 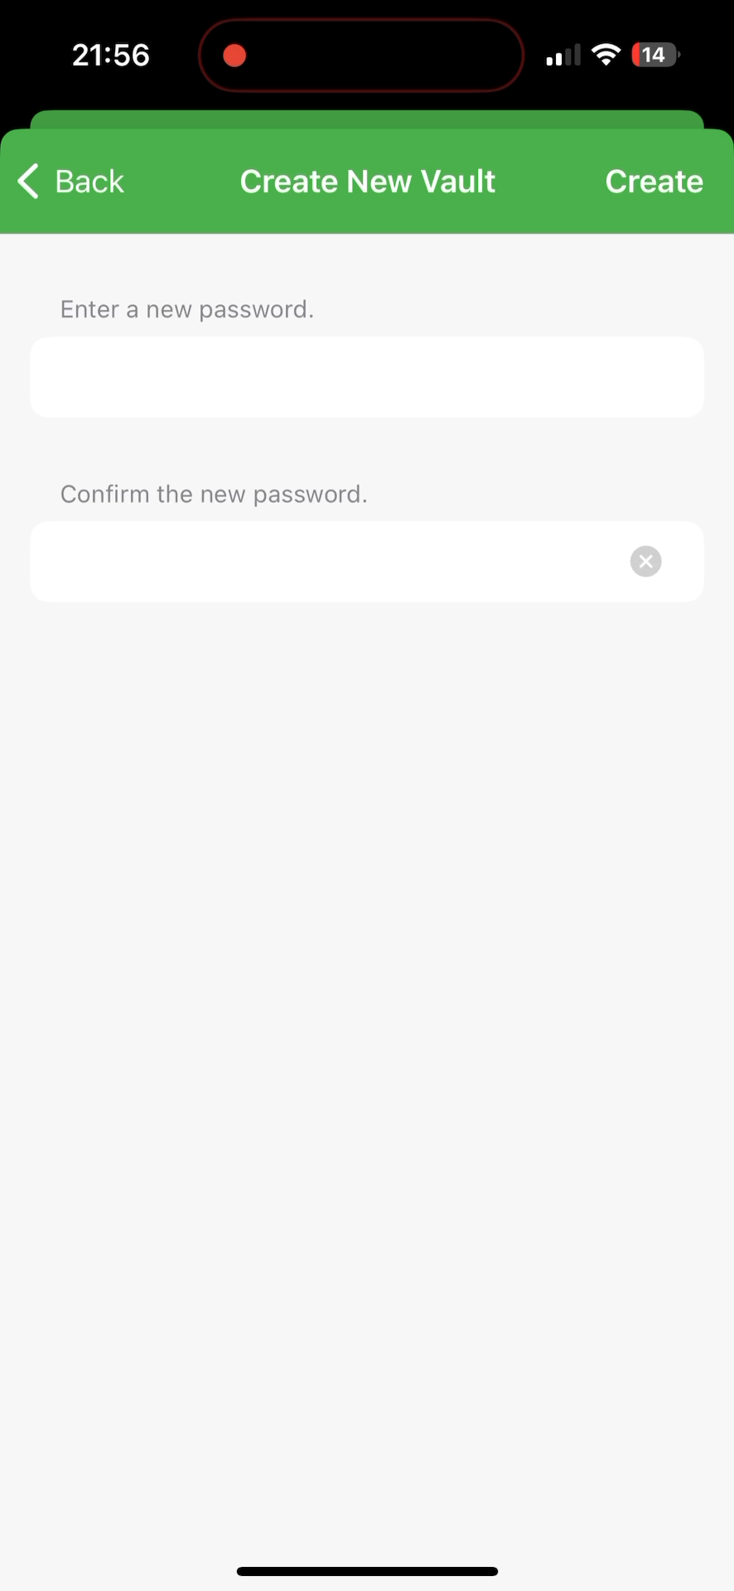 I want to click on create new vault, so click(x=372, y=174).